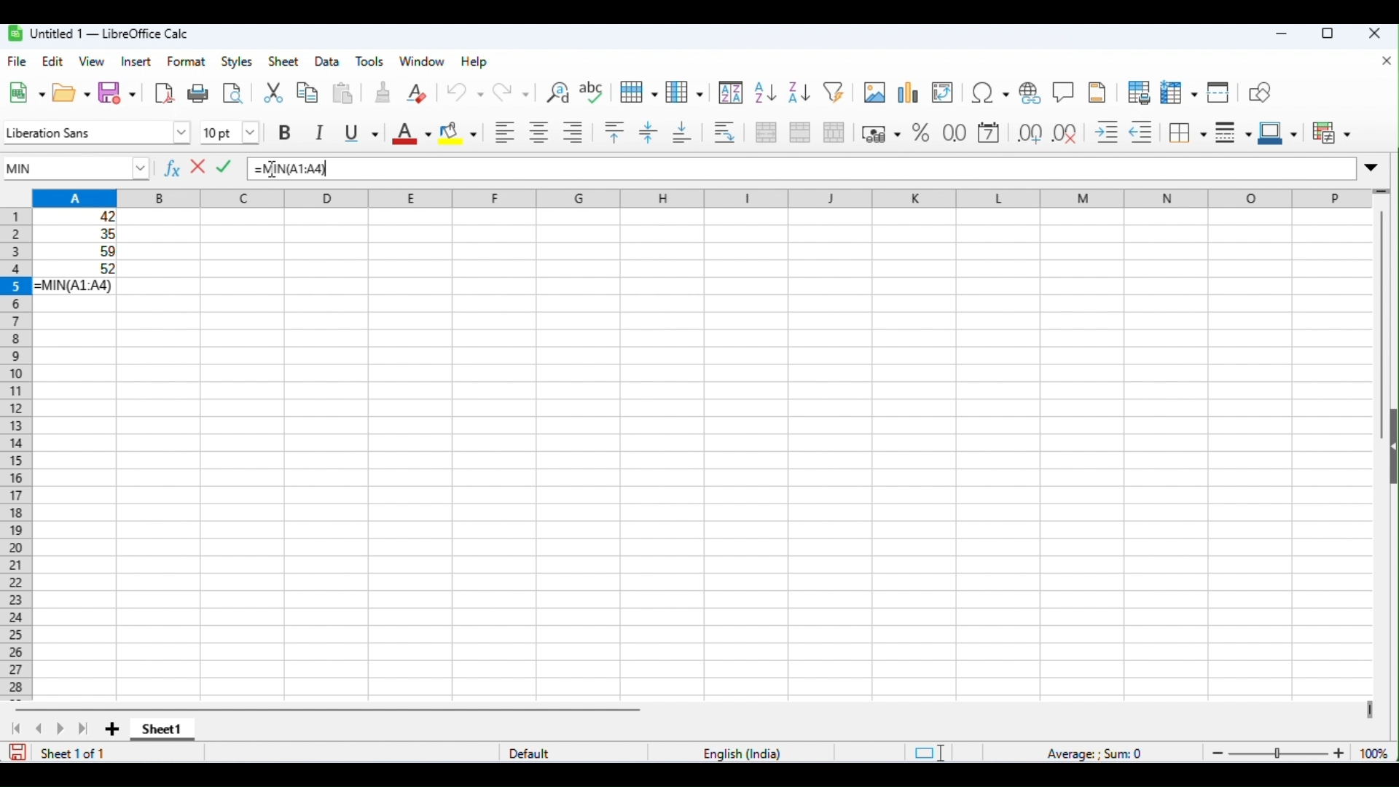  I want to click on add new sheet, so click(111, 730).